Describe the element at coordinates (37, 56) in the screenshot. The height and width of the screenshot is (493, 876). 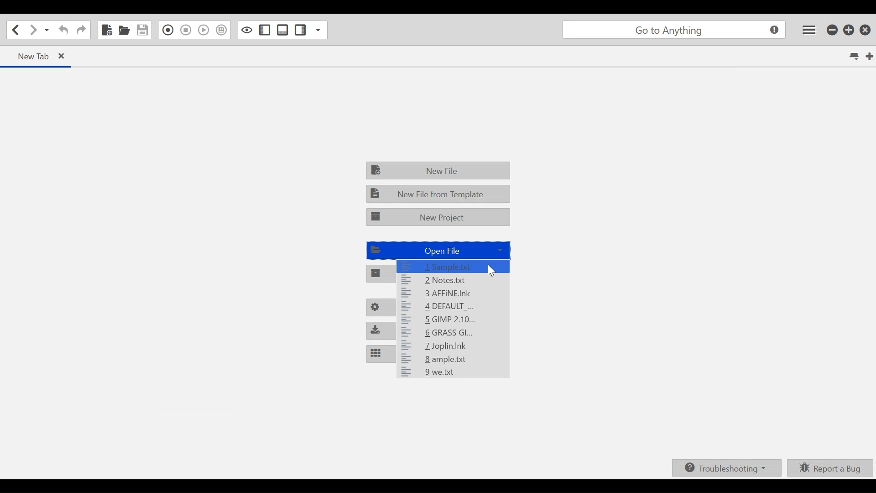
I see `new Tab` at that location.